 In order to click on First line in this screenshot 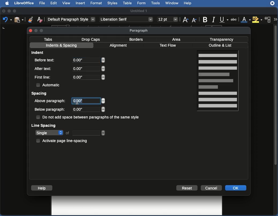, I will do `click(43, 77)`.